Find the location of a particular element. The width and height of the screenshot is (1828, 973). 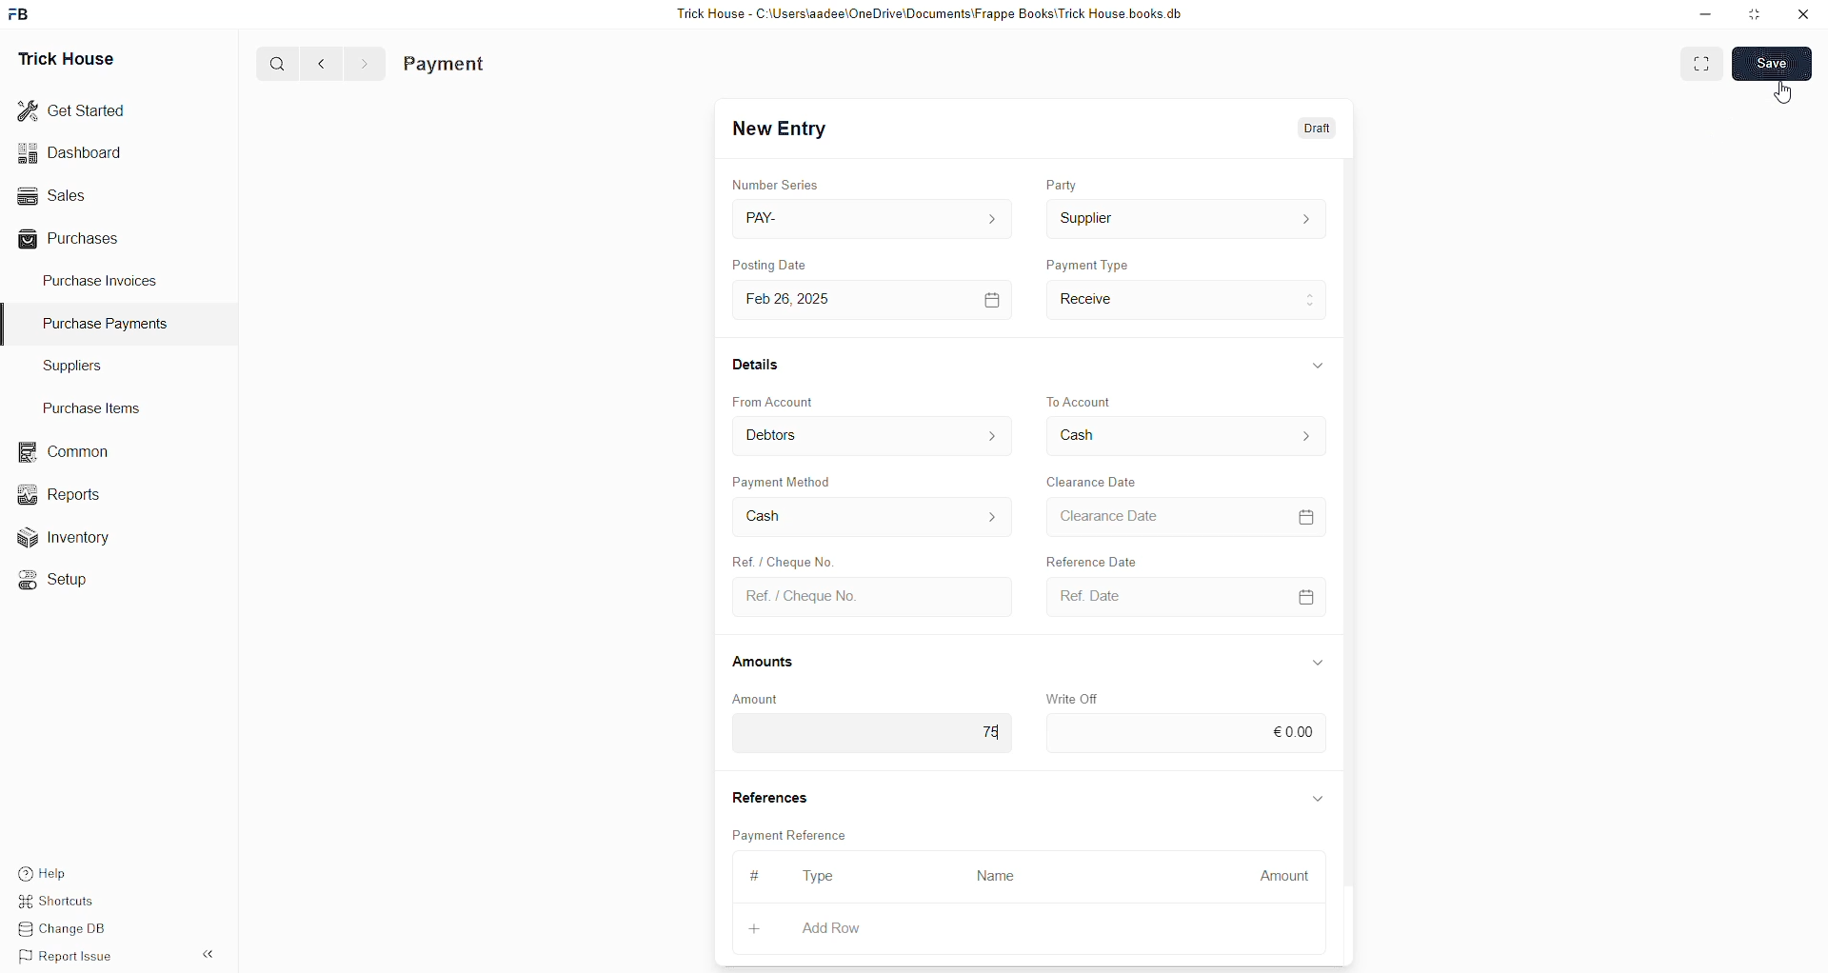

frappebooks logo is located at coordinates (21, 11).